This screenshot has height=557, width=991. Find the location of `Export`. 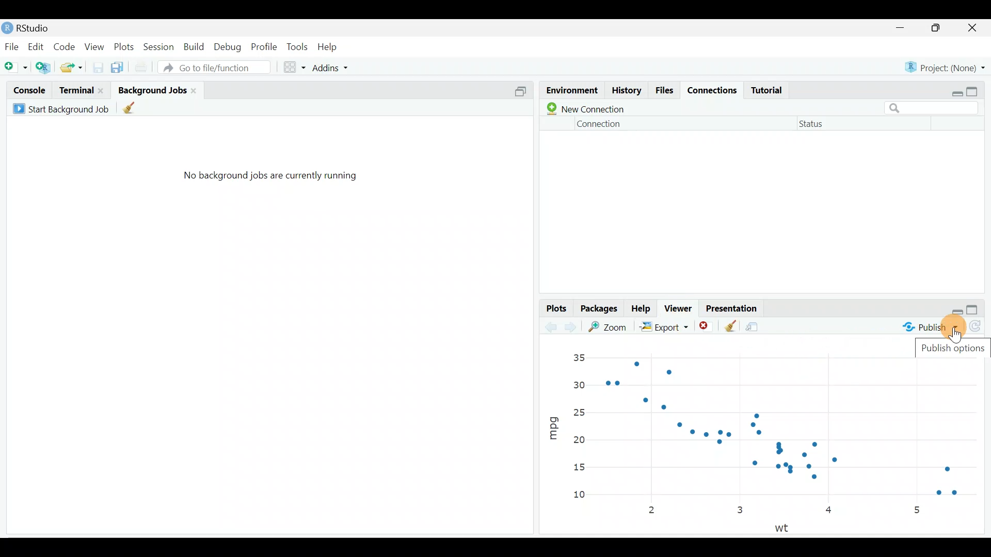

Export is located at coordinates (662, 326).